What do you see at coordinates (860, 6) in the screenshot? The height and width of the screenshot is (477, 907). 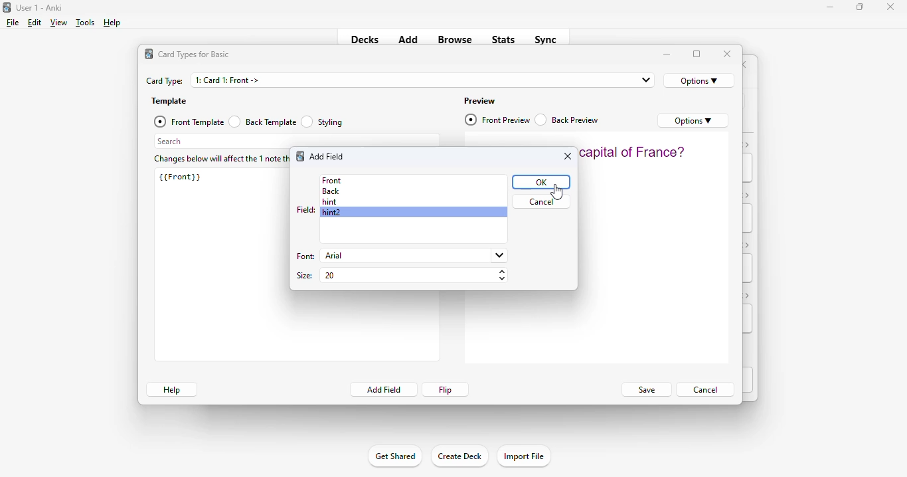 I see `maximize` at bounding box center [860, 6].